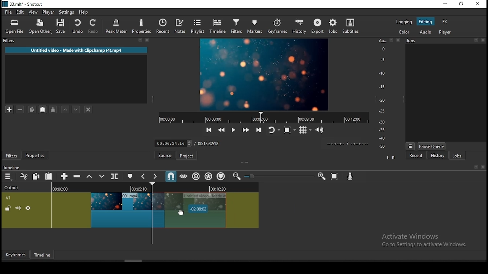 This screenshot has height=274, width=488. I want to click on paste filter, so click(42, 109).